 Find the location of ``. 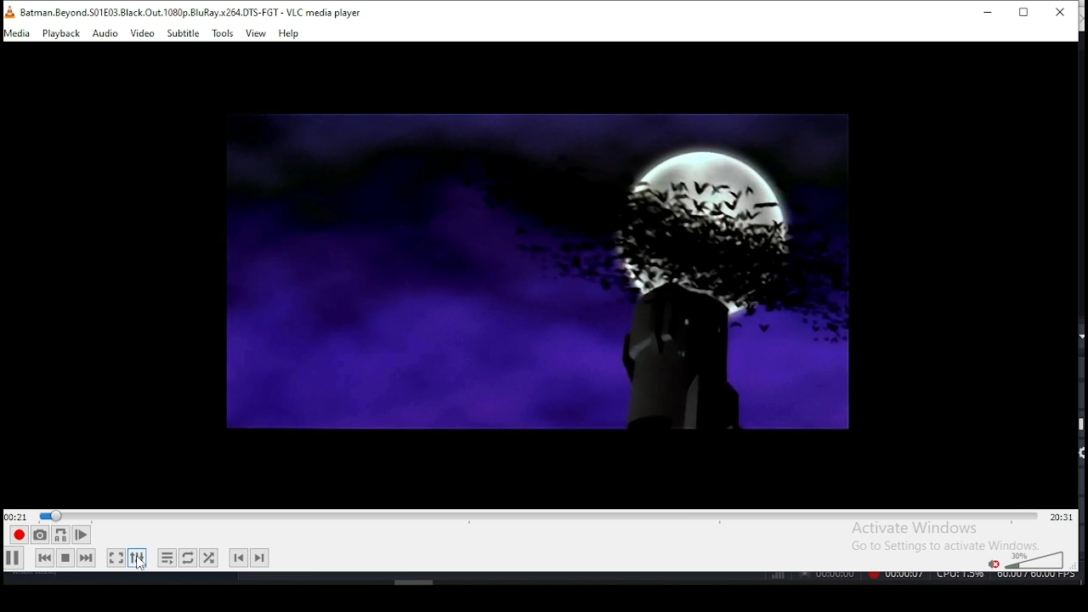

 is located at coordinates (536, 275).